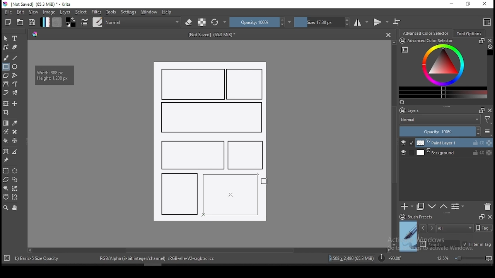 The image size is (495, 278). Describe the element at coordinates (168, 12) in the screenshot. I see `help` at that location.